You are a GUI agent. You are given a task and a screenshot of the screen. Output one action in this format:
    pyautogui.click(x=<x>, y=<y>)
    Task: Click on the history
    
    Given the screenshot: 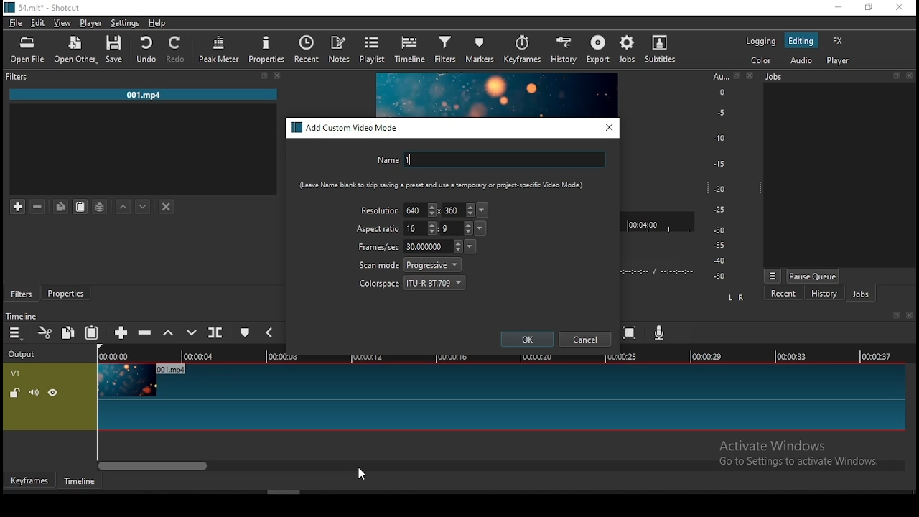 What is the action you would take?
    pyautogui.click(x=824, y=295)
    